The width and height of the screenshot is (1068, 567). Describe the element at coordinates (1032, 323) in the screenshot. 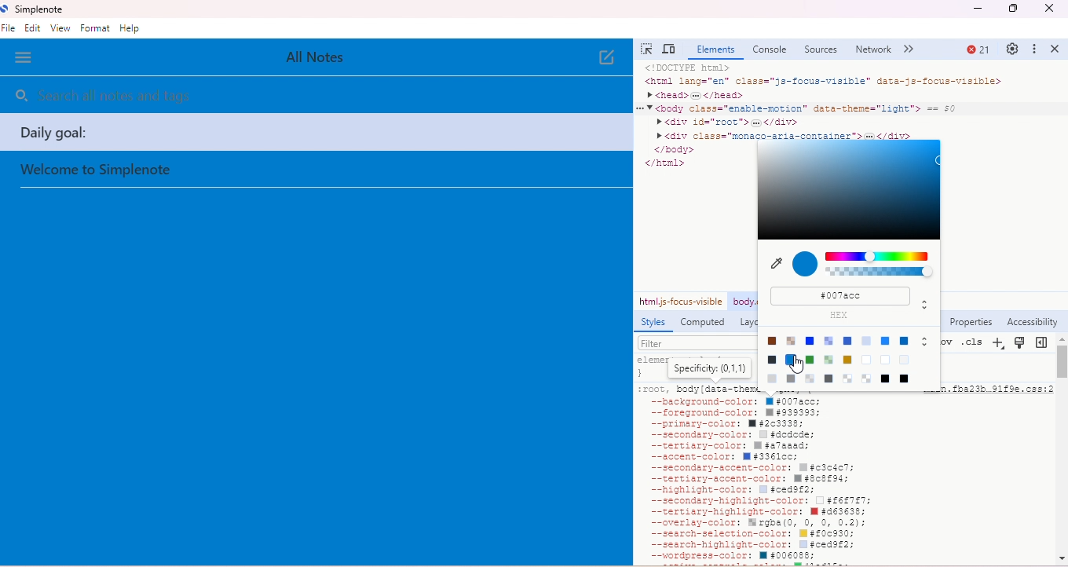

I see `acessibility` at that location.